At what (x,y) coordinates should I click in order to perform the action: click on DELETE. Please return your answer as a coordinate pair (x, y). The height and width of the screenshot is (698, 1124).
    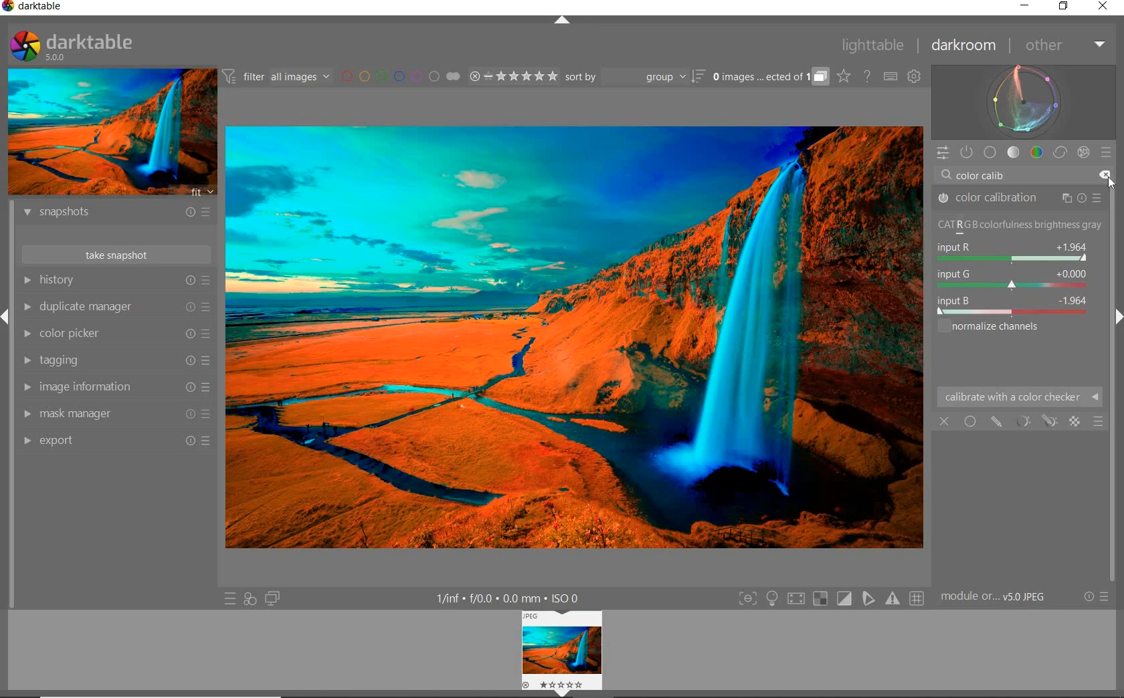
    Looking at the image, I should click on (1104, 175).